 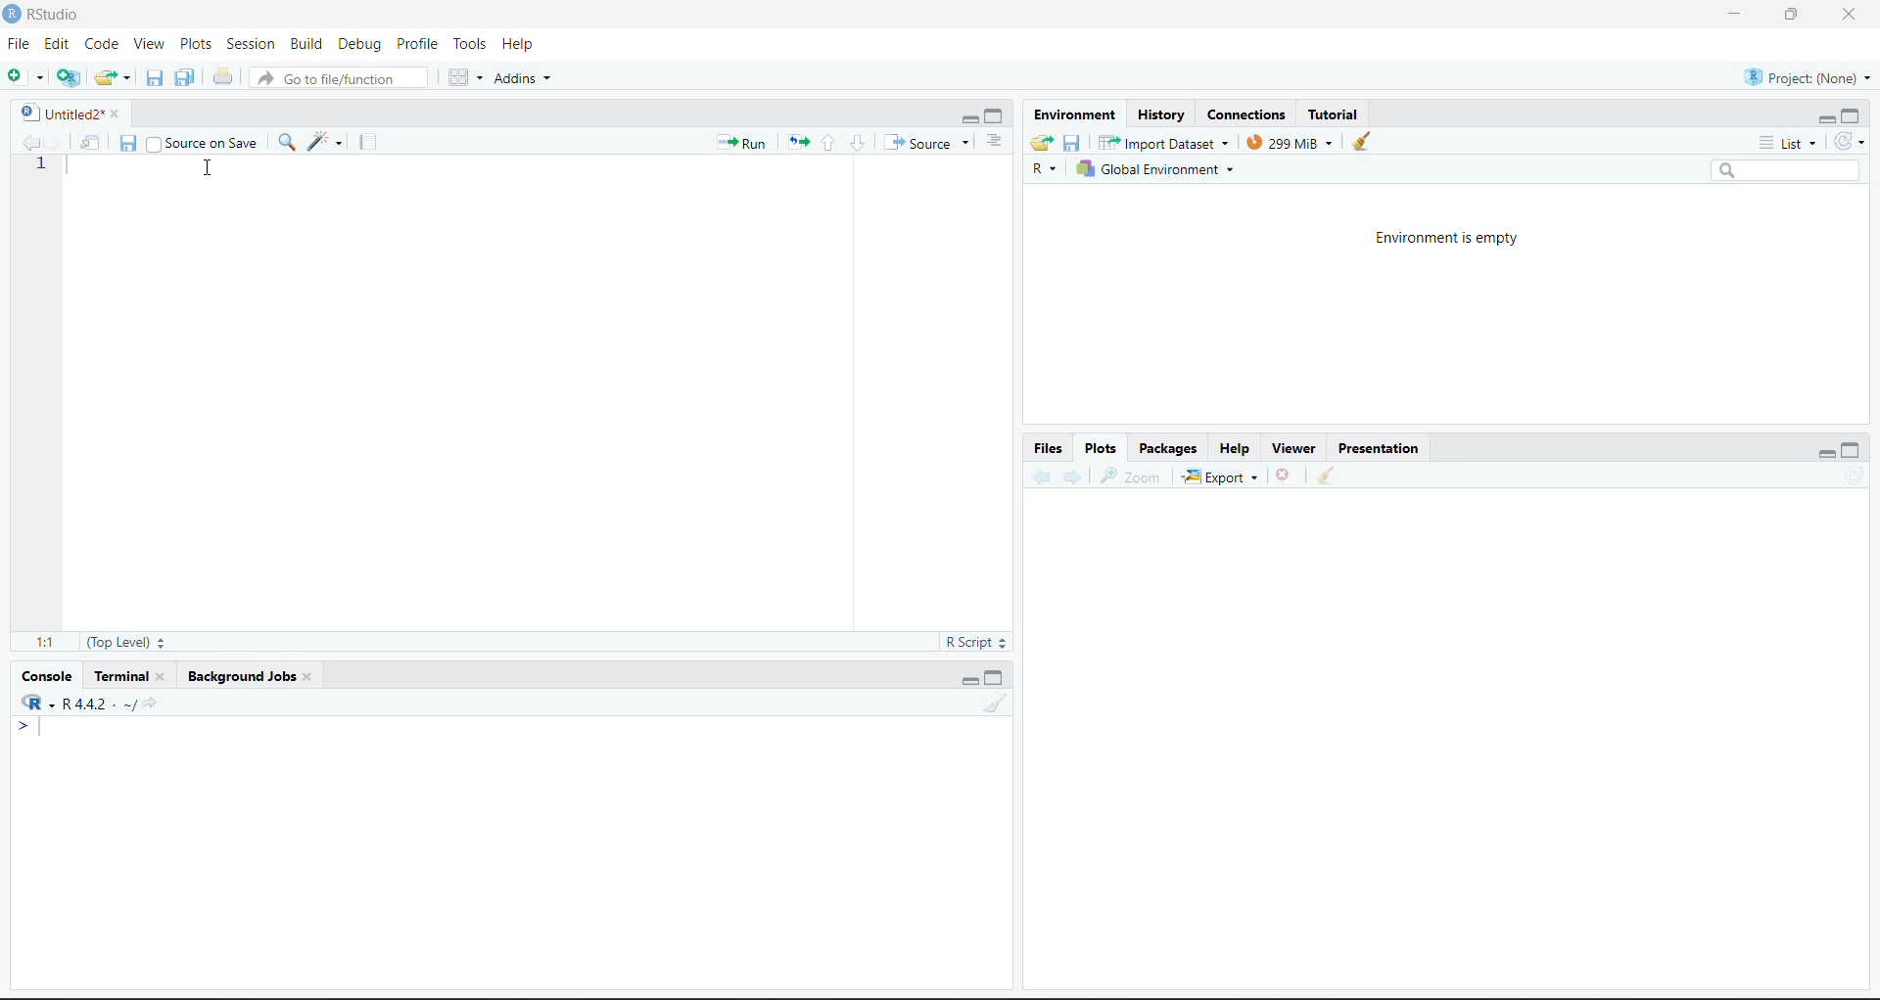 What do you see at coordinates (1362, 140) in the screenshot?
I see `clear objects from the workspace` at bounding box center [1362, 140].